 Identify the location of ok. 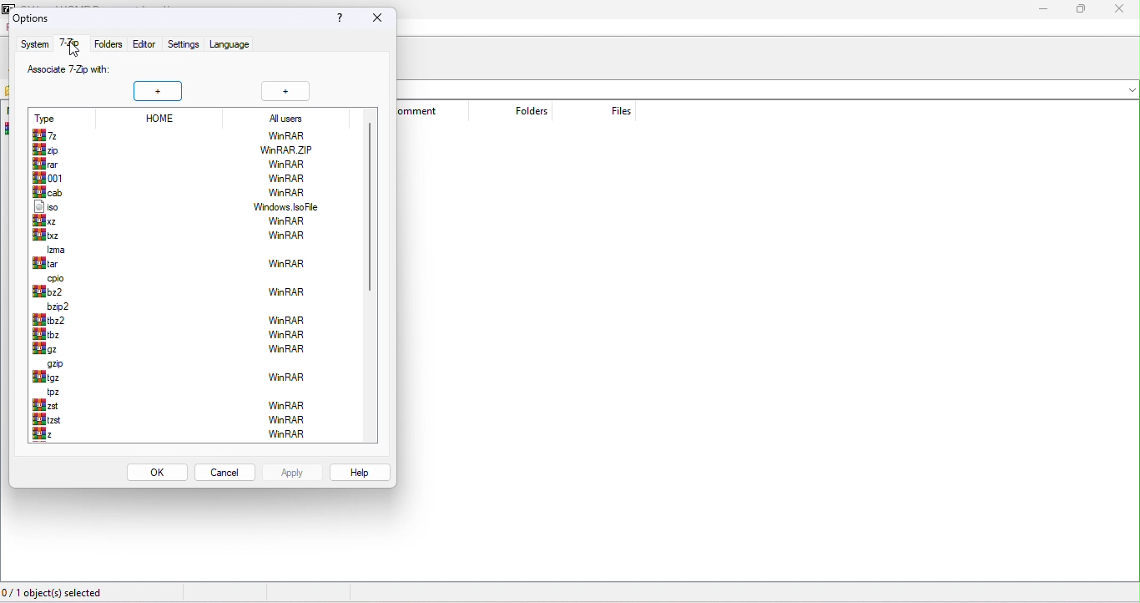
(157, 473).